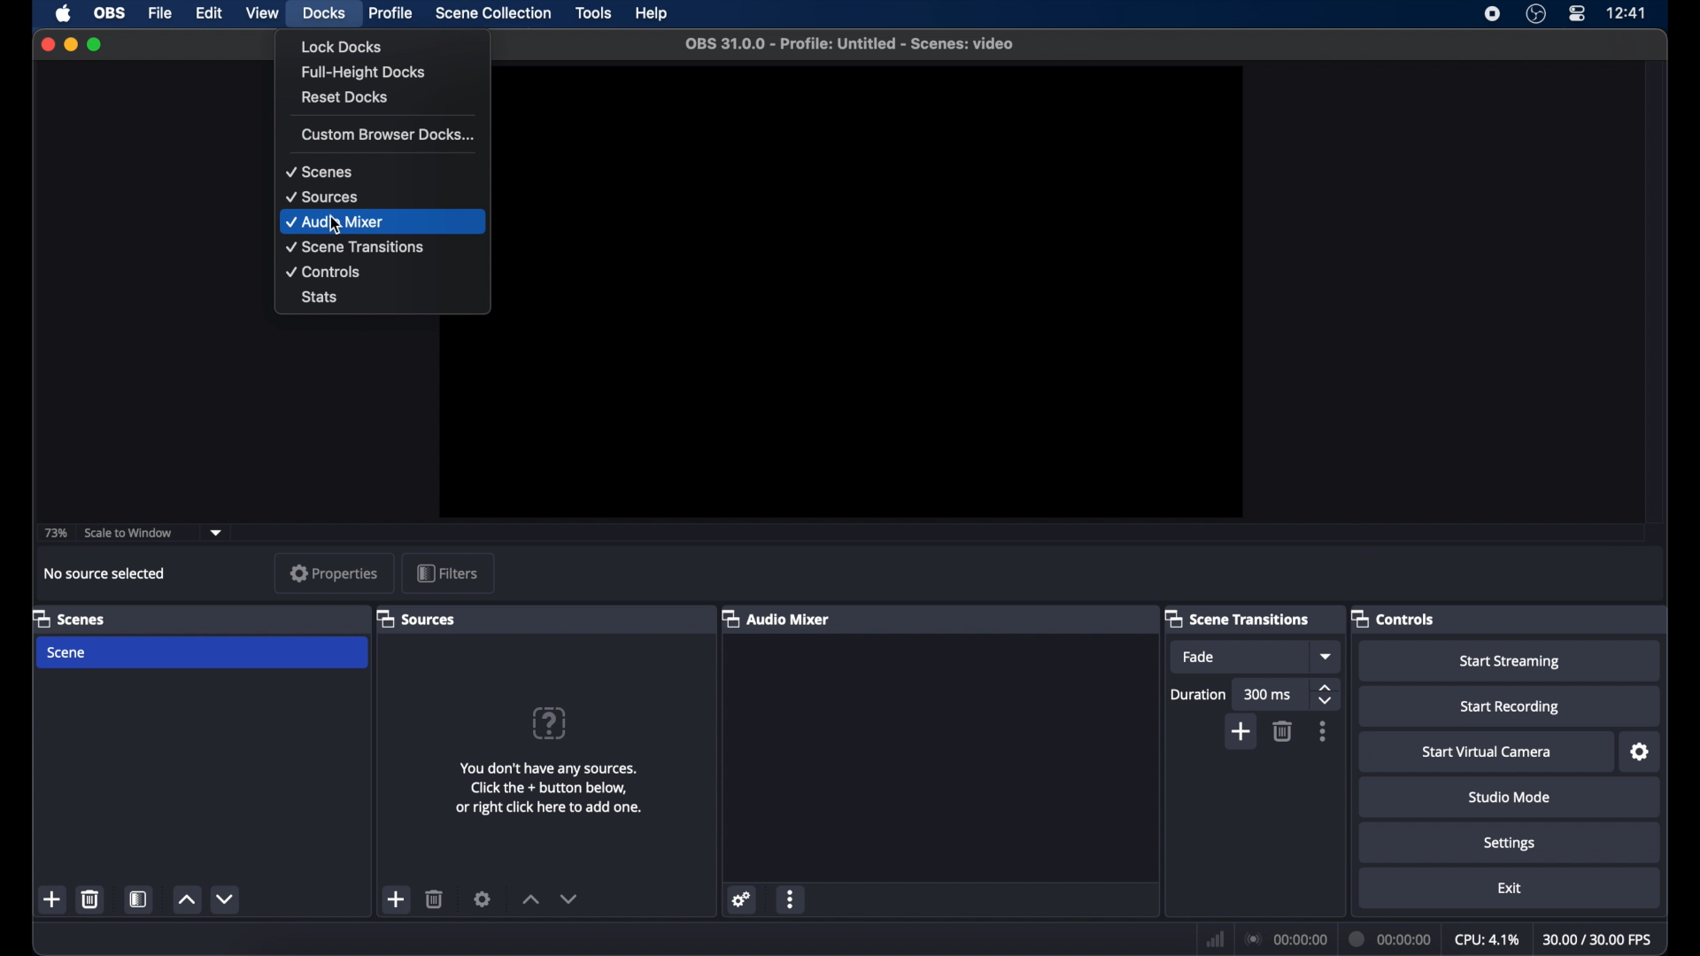 This screenshot has width=1700, height=956. I want to click on delete, so click(90, 898).